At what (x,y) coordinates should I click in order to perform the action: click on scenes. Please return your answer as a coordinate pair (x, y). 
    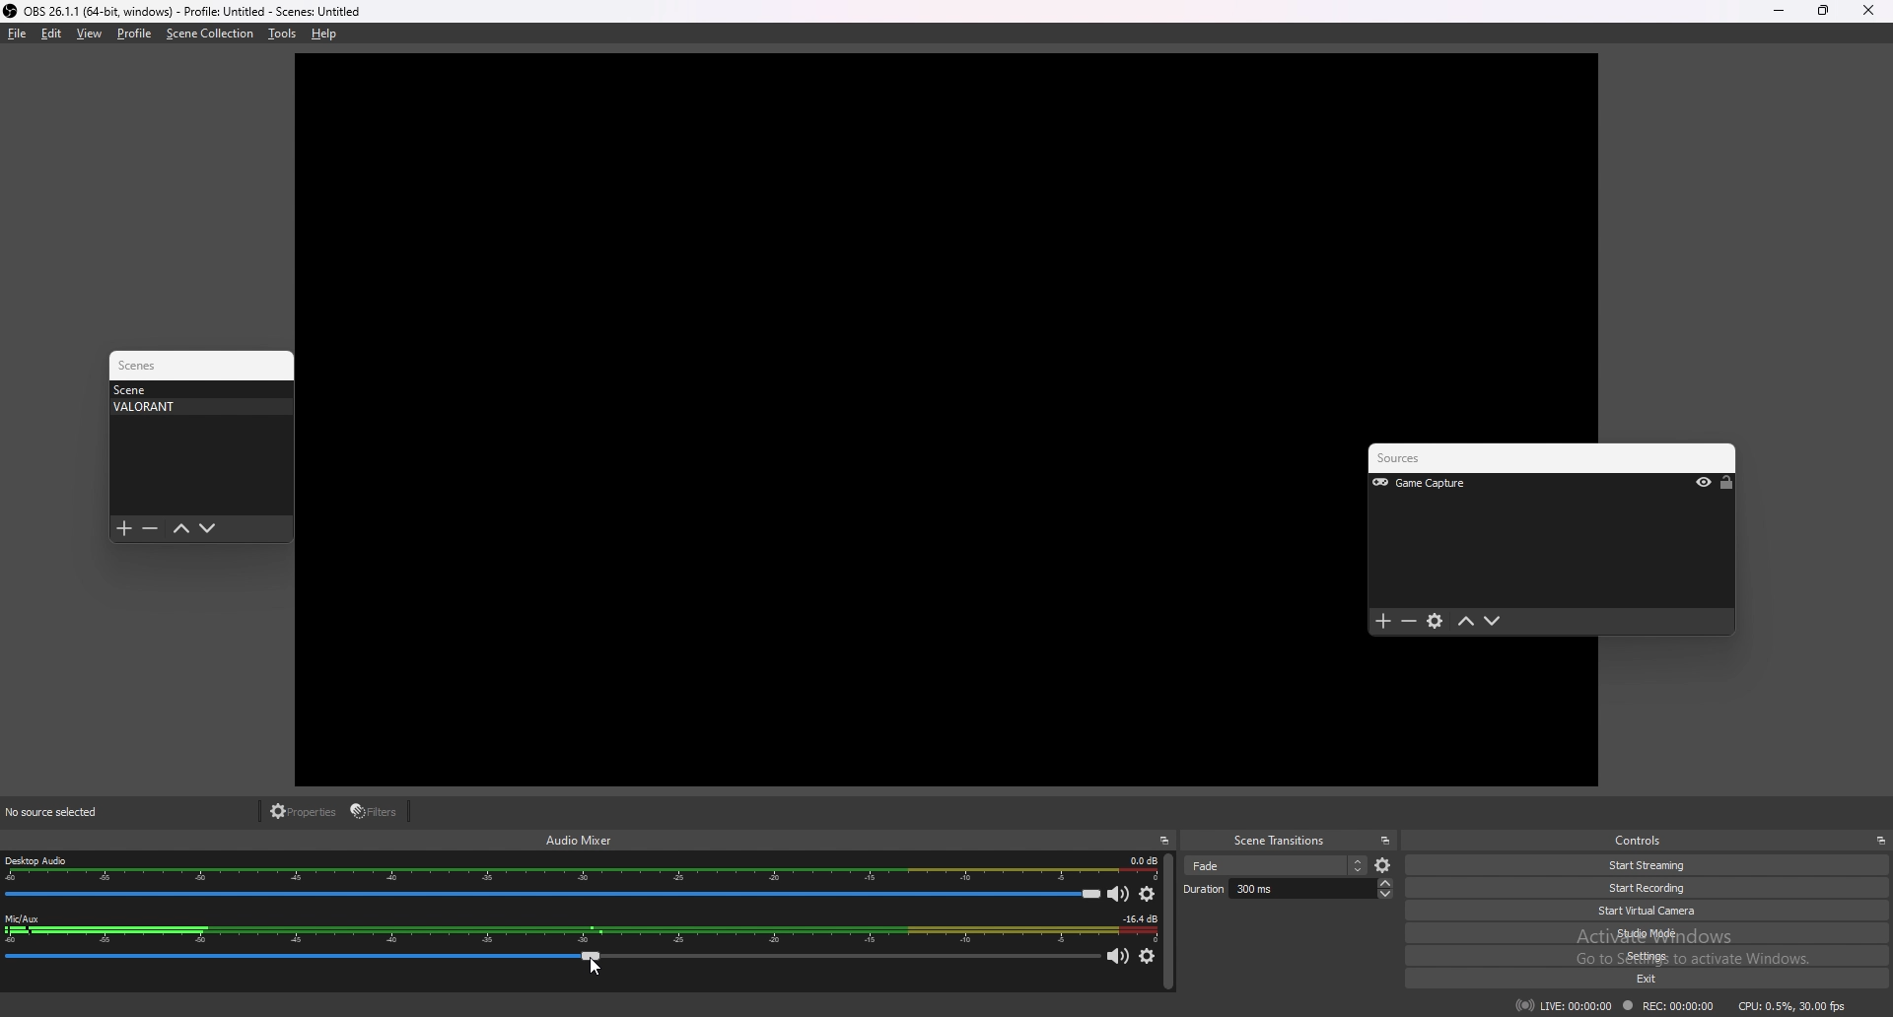
    Looking at the image, I should click on (146, 366).